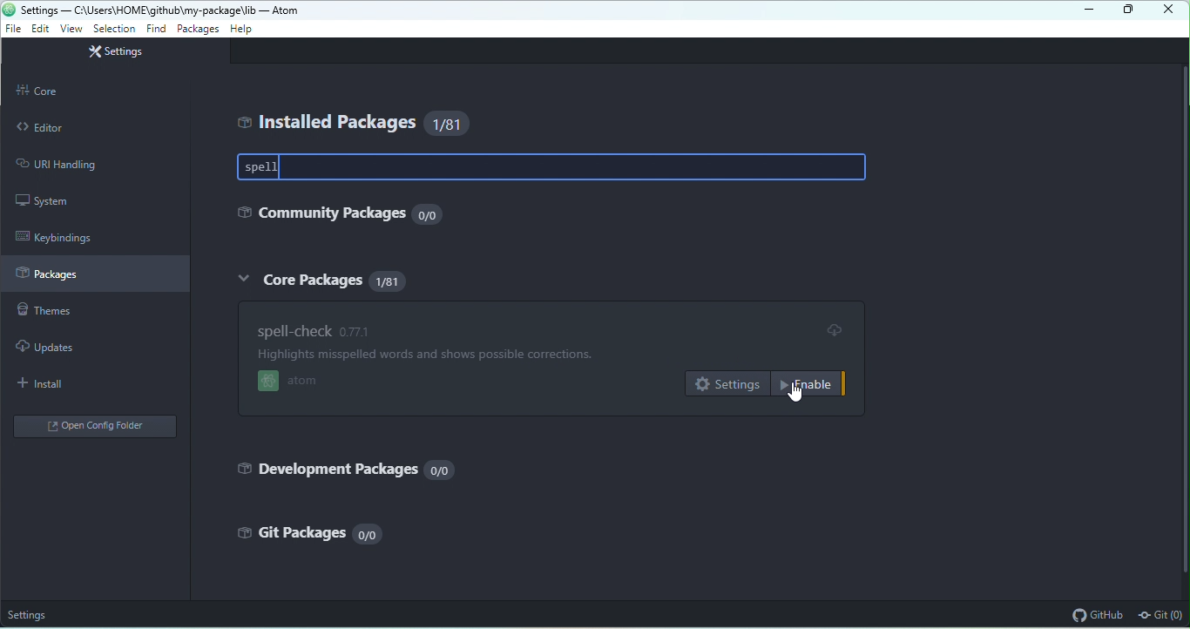  What do you see at coordinates (320, 334) in the screenshot?
I see `spell check 0.77.1` at bounding box center [320, 334].